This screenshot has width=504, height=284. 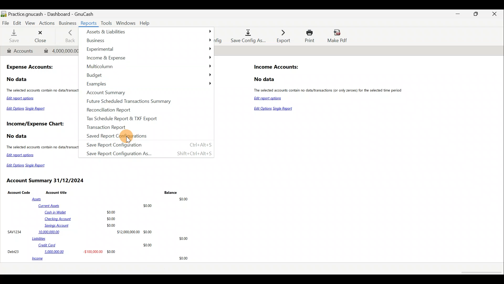 What do you see at coordinates (6, 23) in the screenshot?
I see `File` at bounding box center [6, 23].